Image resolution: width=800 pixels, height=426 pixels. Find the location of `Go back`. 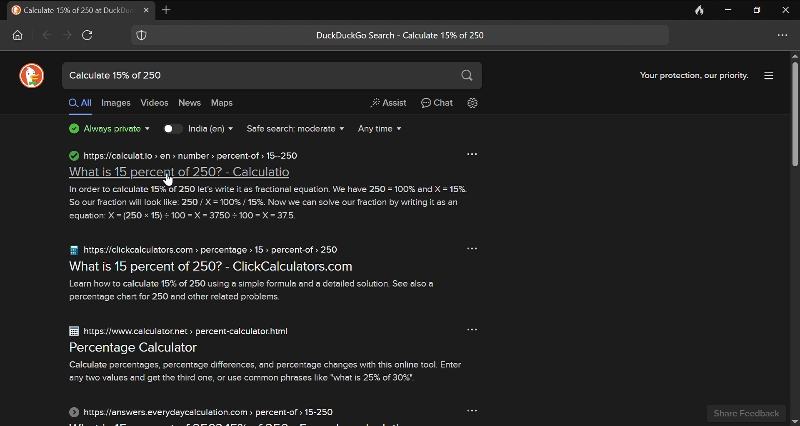

Go back is located at coordinates (45, 35).